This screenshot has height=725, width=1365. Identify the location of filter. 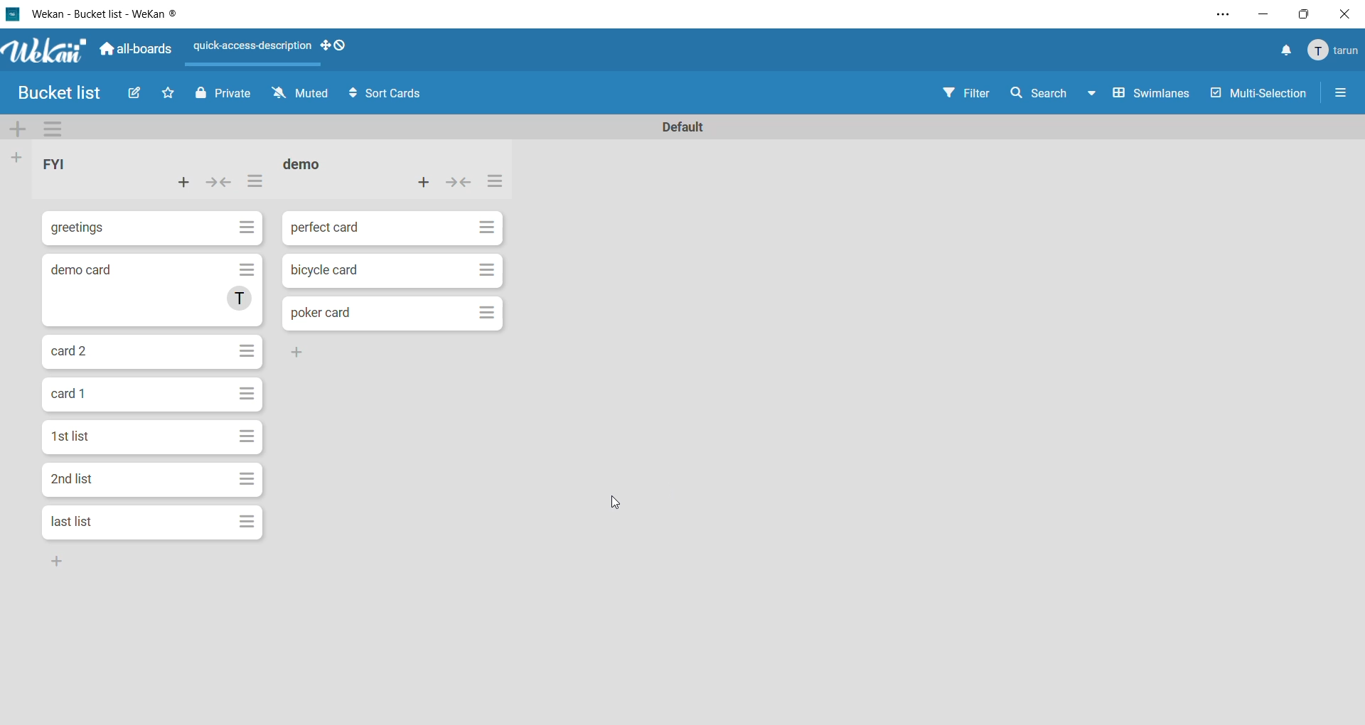
(966, 92).